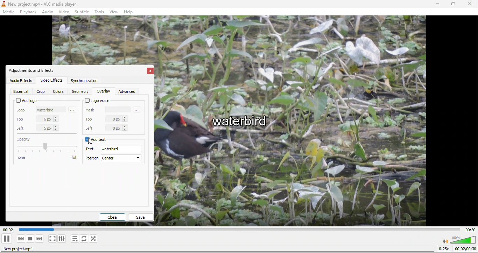 The height and width of the screenshot is (253, 478). I want to click on left, so click(92, 128).